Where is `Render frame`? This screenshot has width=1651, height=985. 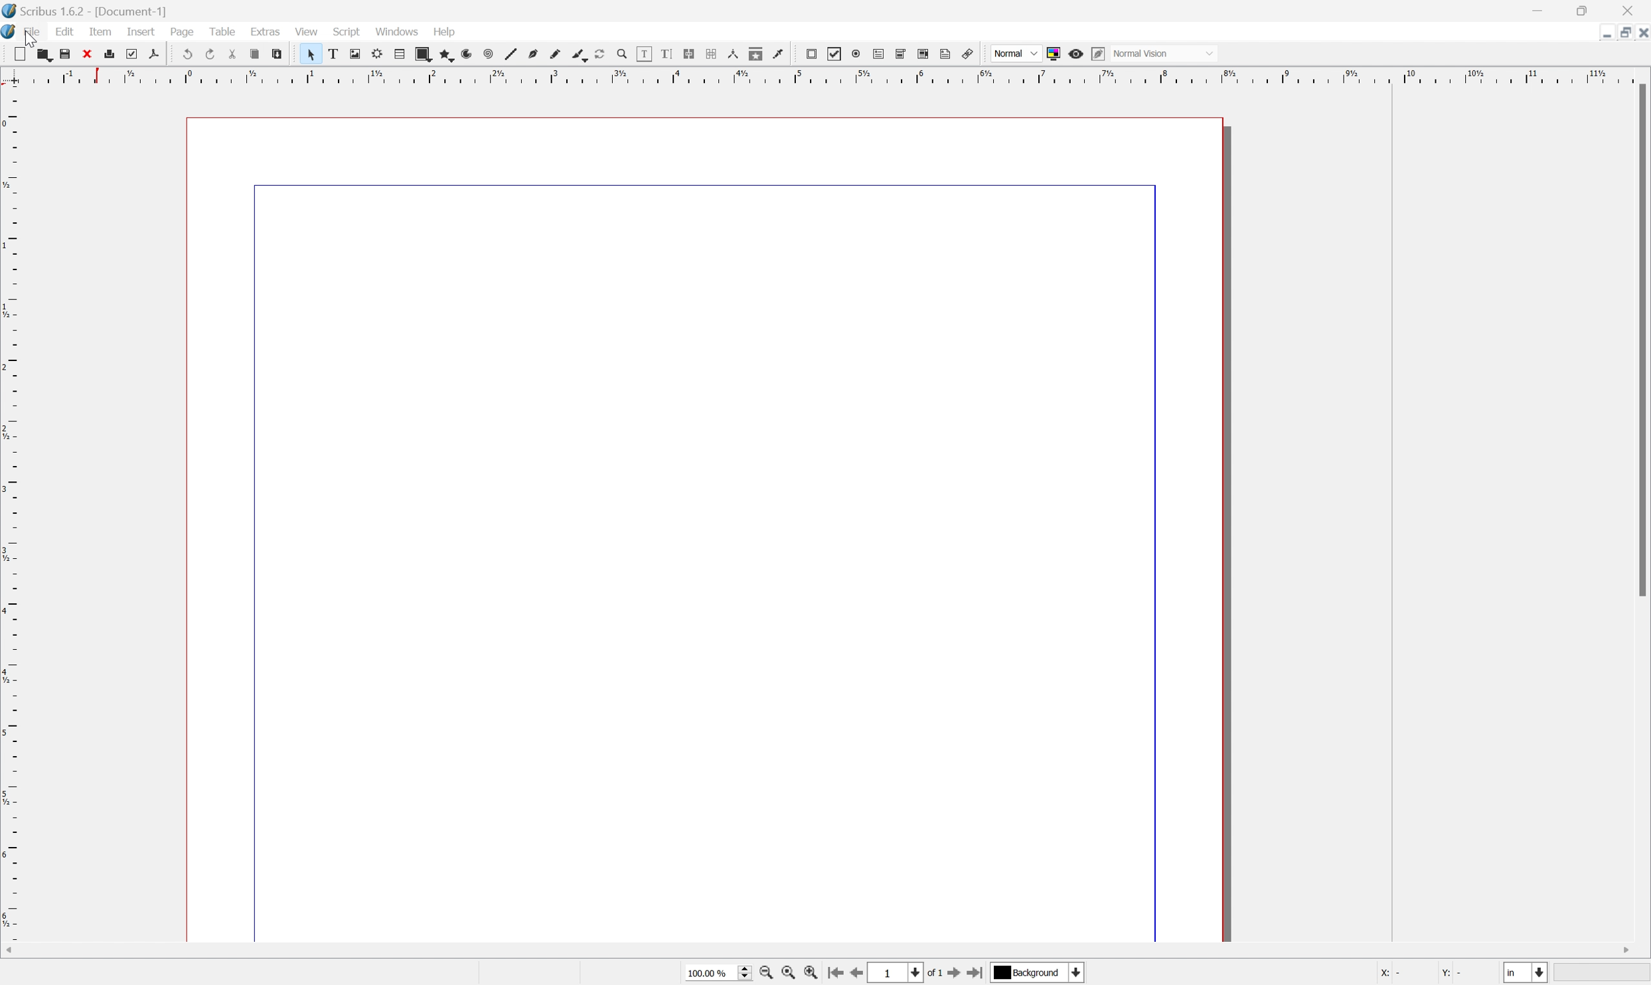
Render frame is located at coordinates (375, 54).